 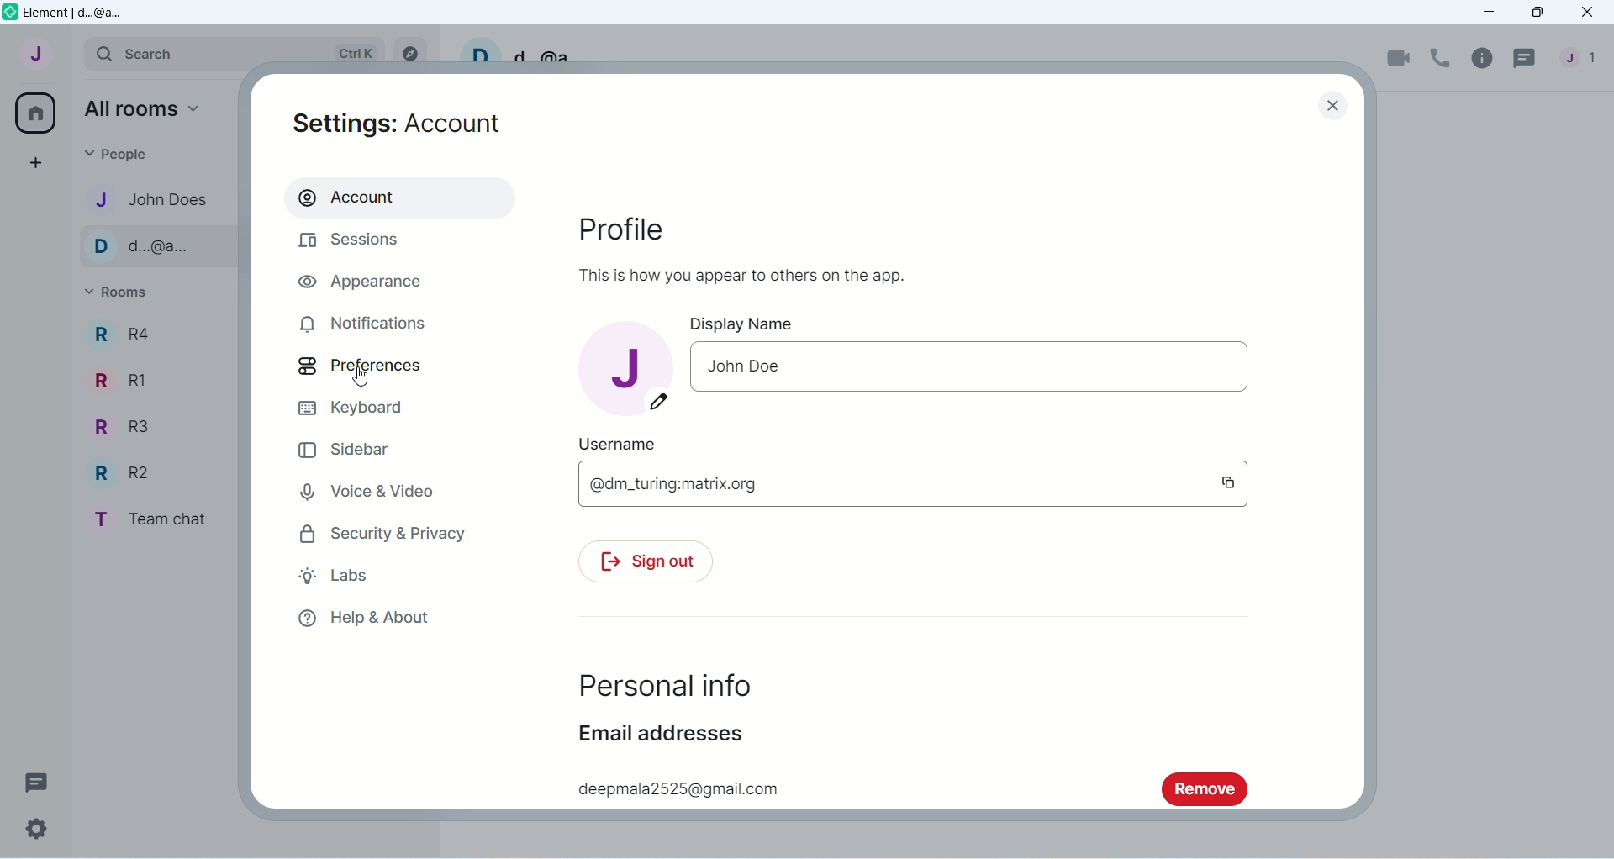 What do you see at coordinates (117, 425) in the screenshot?
I see `Room R3` at bounding box center [117, 425].